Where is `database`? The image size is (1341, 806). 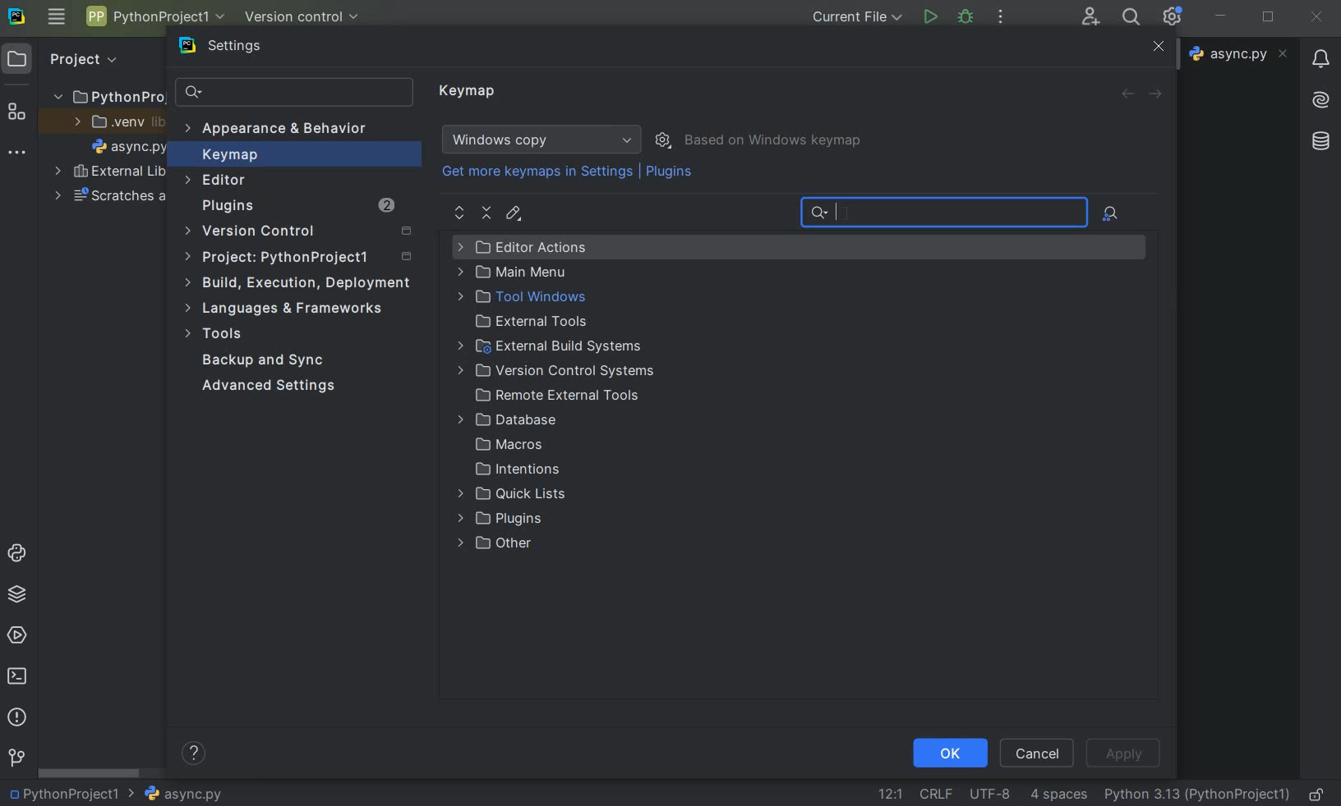 database is located at coordinates (1323, 139).